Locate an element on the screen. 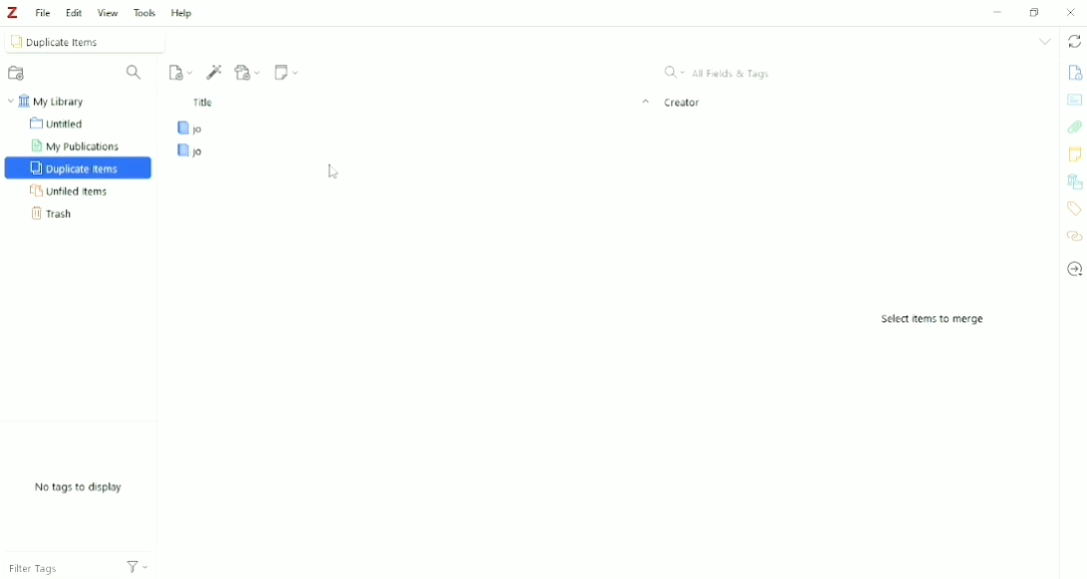  Logo is located at coordinates (14, 13).